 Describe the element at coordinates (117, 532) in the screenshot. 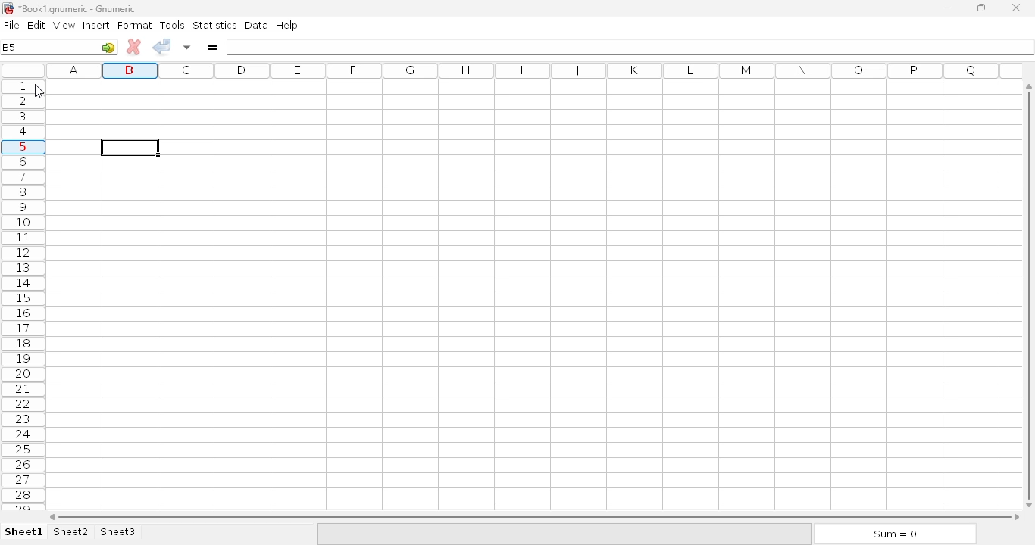

I see `sheet3` at that location.